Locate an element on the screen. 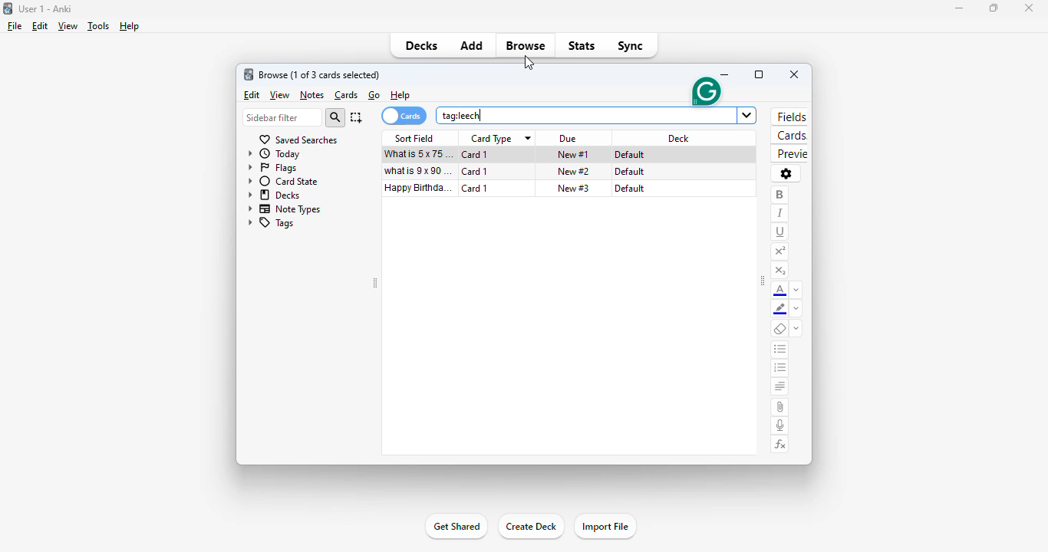 The height and width of the screenshot is (552, 1048). grammarly extension is located at coordinates (705, 91).